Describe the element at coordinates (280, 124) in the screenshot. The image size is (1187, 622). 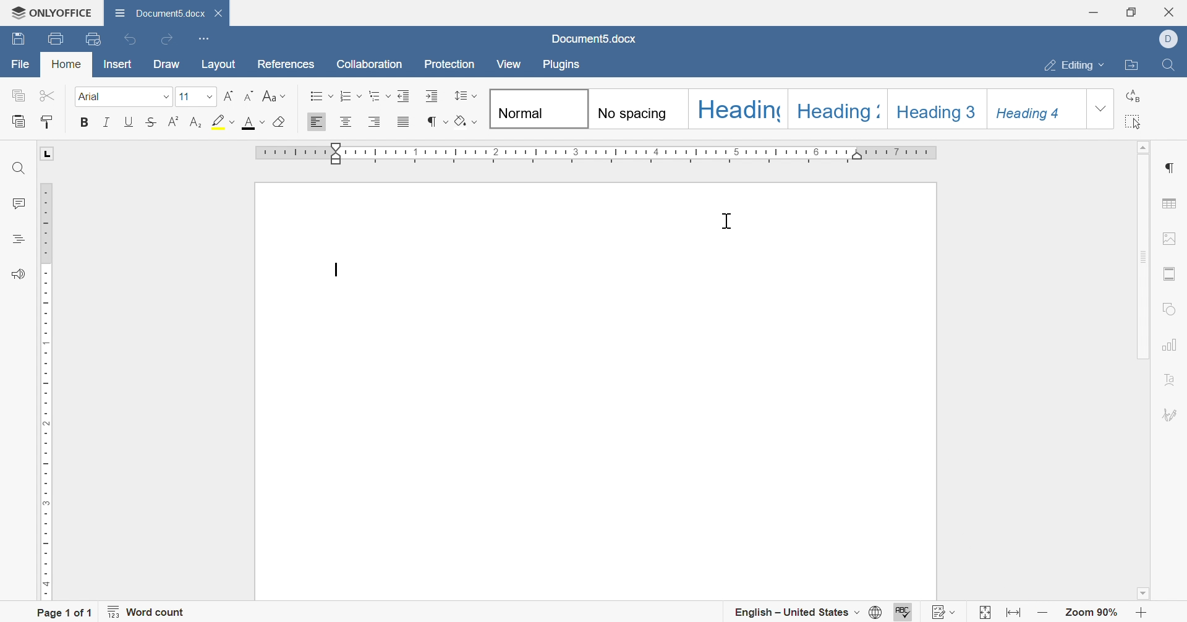
I see `clear style` at that location.